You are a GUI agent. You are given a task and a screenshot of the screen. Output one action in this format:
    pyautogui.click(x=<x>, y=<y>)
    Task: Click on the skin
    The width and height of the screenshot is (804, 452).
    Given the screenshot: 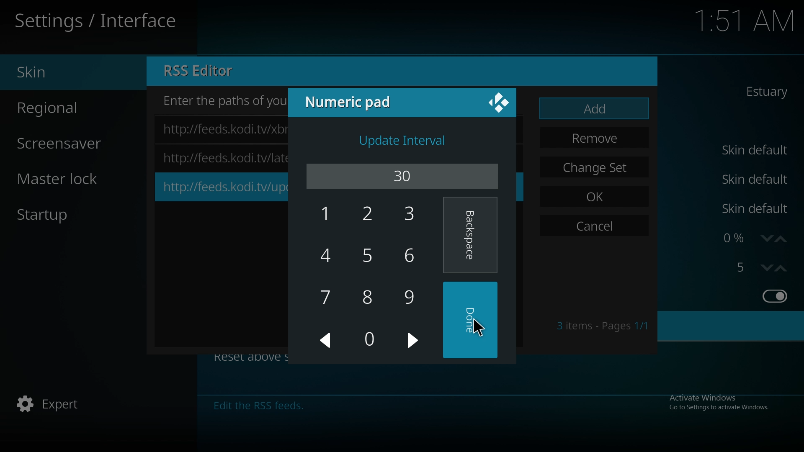 What is the action you would take?
    pyautogui.click(x=61, y=72)
    